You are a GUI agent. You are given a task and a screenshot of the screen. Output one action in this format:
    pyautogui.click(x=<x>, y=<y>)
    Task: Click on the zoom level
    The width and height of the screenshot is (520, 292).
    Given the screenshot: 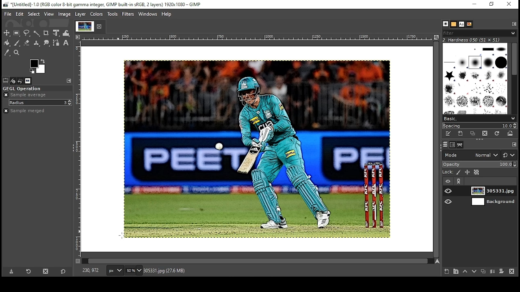 What is the action you would take?
    pyautogui.click(x=134, y=271)
    